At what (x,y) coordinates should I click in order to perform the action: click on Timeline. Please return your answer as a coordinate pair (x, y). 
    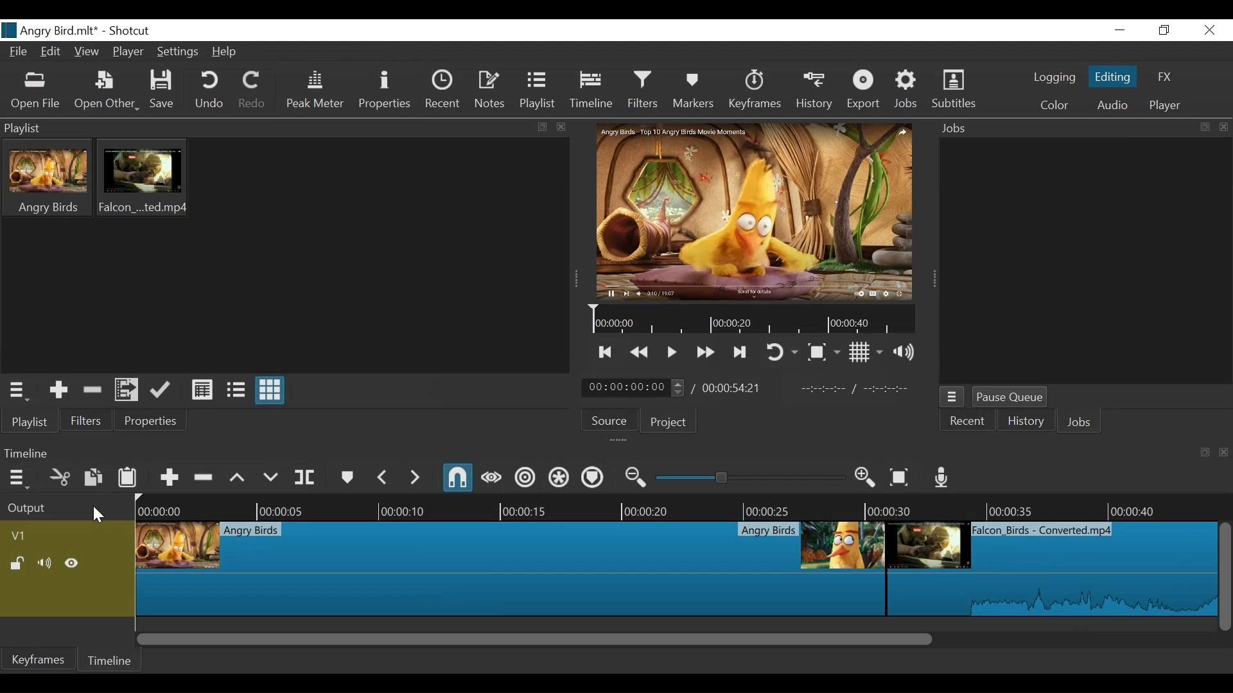
    Looking at the image, I should click on (591, 90).